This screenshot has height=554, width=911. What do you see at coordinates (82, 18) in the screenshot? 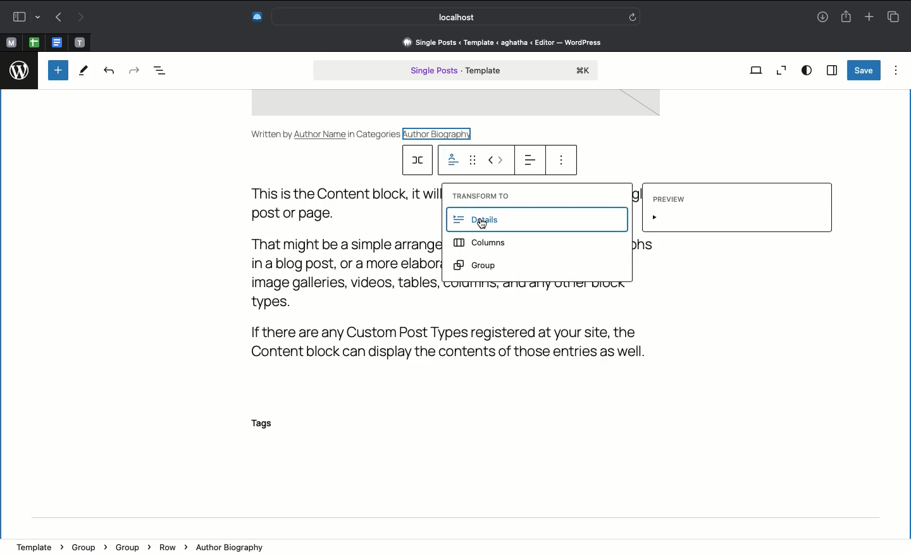
I see `Forward` at bounding box center [82, 18].